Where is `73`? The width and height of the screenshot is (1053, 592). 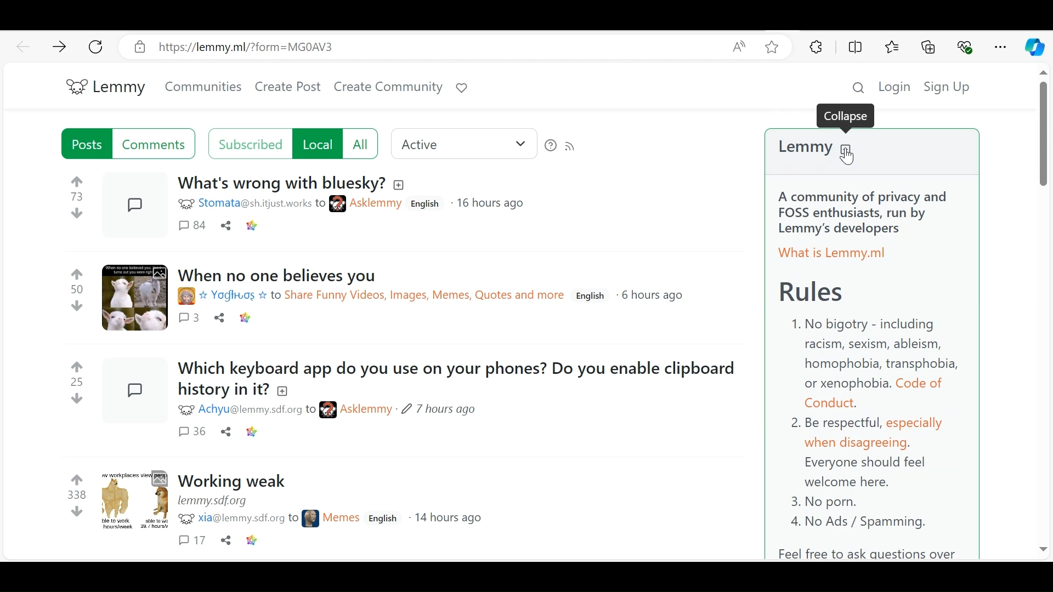 73 is located at coordinates (75, 197).